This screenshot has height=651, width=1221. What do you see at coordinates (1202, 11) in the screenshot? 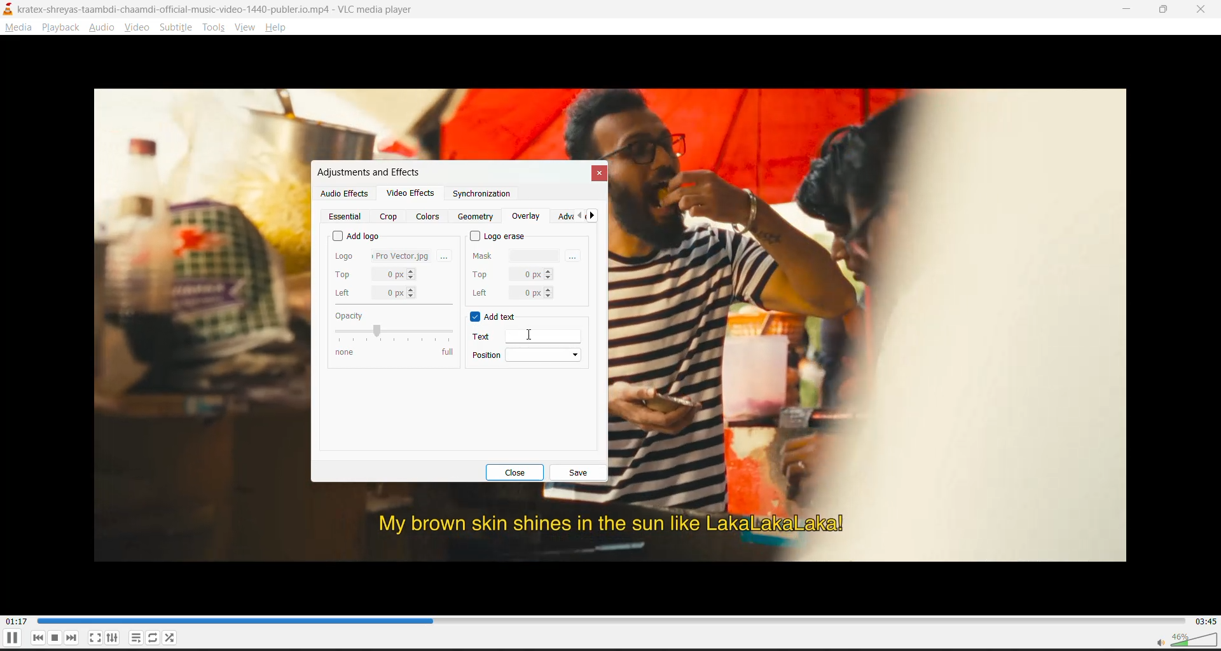
I see `close` at bounding box center [1202, 11].